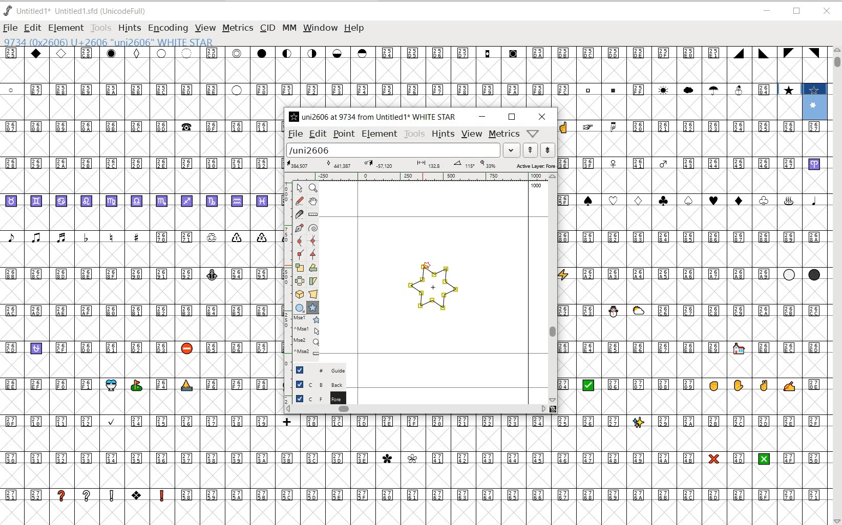  What do you see at coordinates (798, 12) in the screenshot?
I see `RESTORE` at bounding box center [798, 12].